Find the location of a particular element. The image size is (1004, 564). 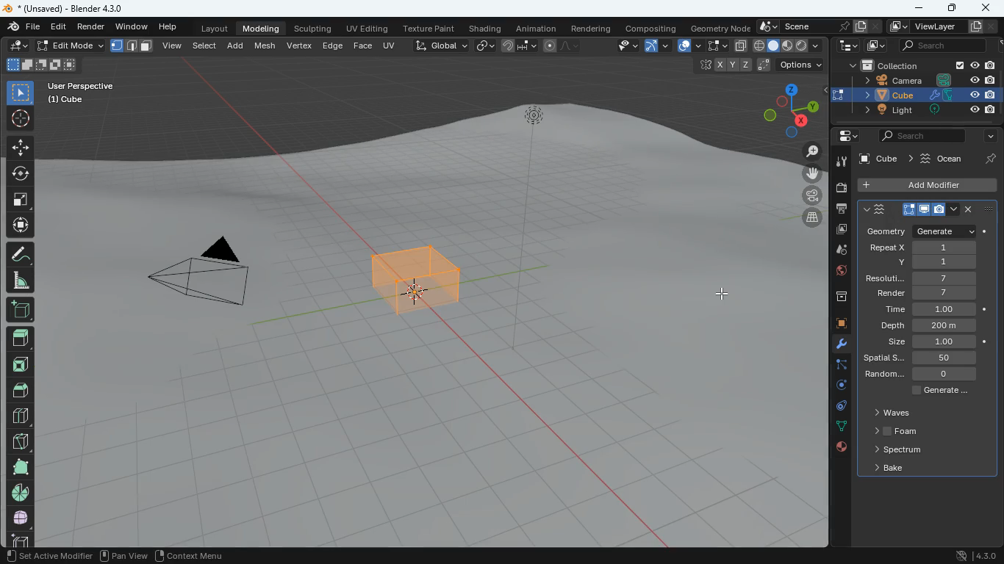

pie is located at coordinates (22, 493).